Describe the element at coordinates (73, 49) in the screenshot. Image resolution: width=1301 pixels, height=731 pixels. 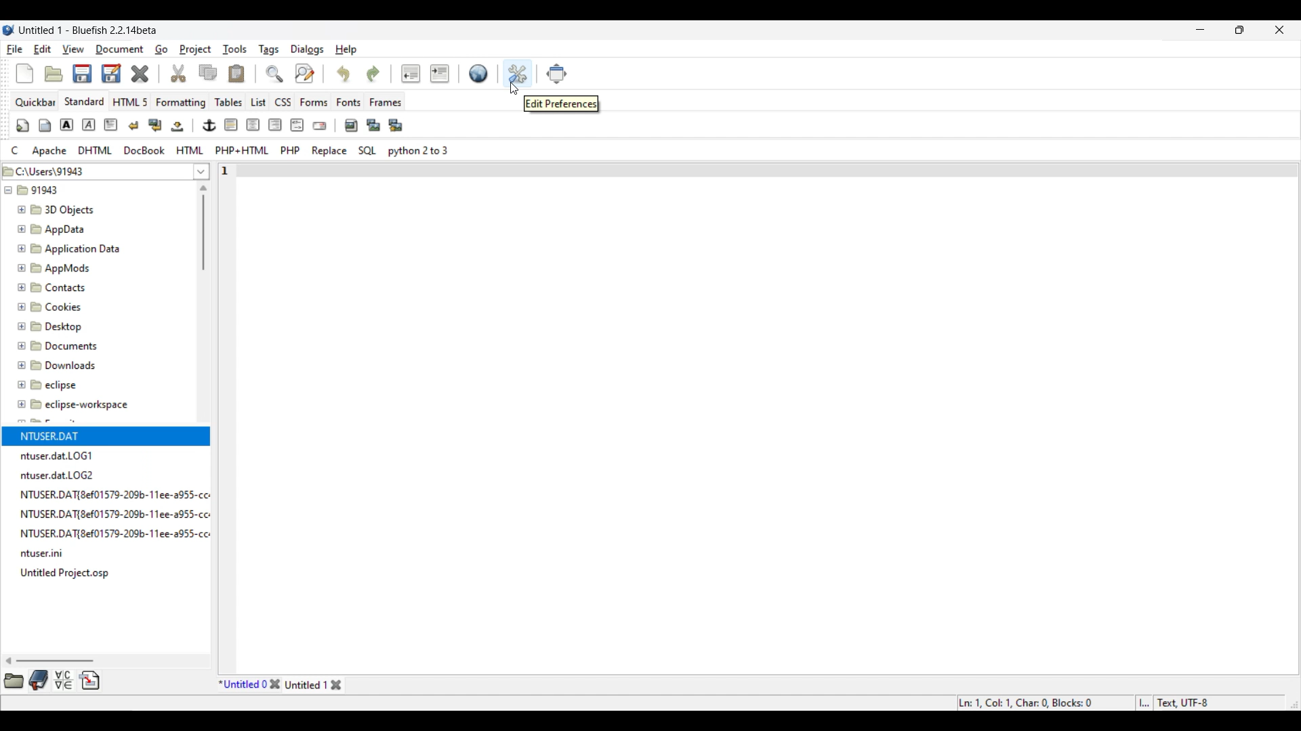
I see `View menu` at that location.